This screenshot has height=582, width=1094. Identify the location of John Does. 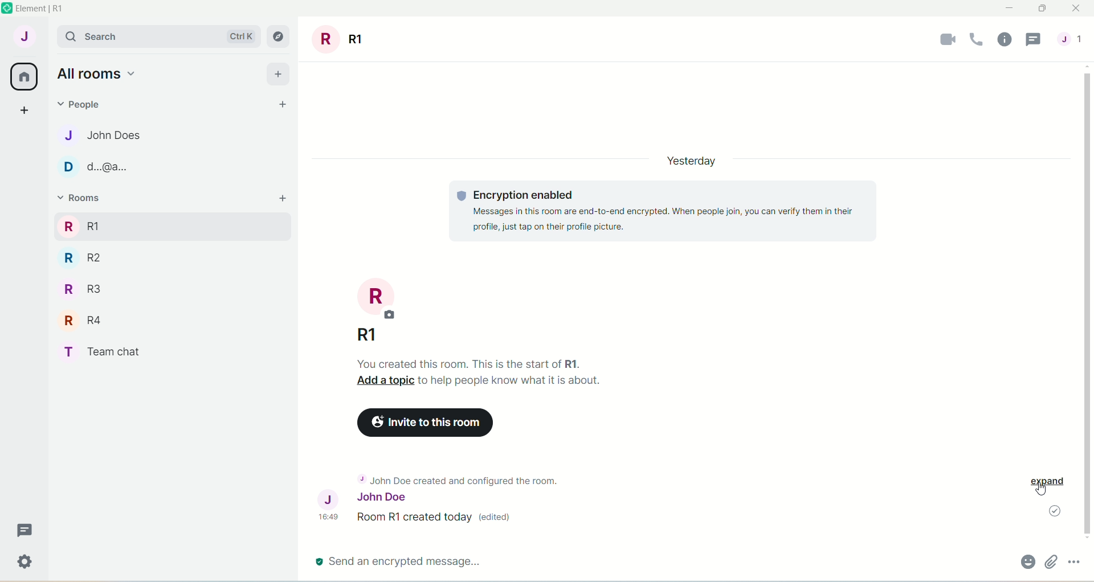
(105, 136).